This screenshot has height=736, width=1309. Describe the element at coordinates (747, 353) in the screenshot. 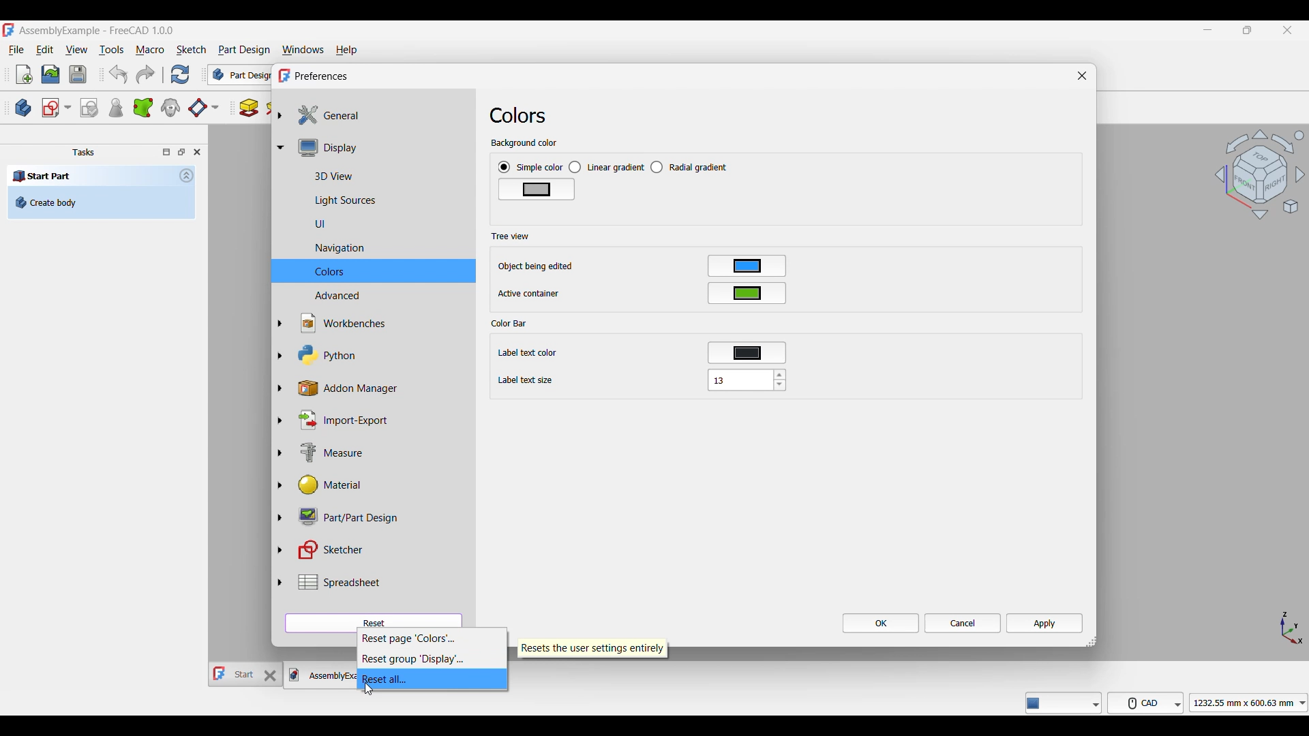

I see `Color settings for label text color` at that location.